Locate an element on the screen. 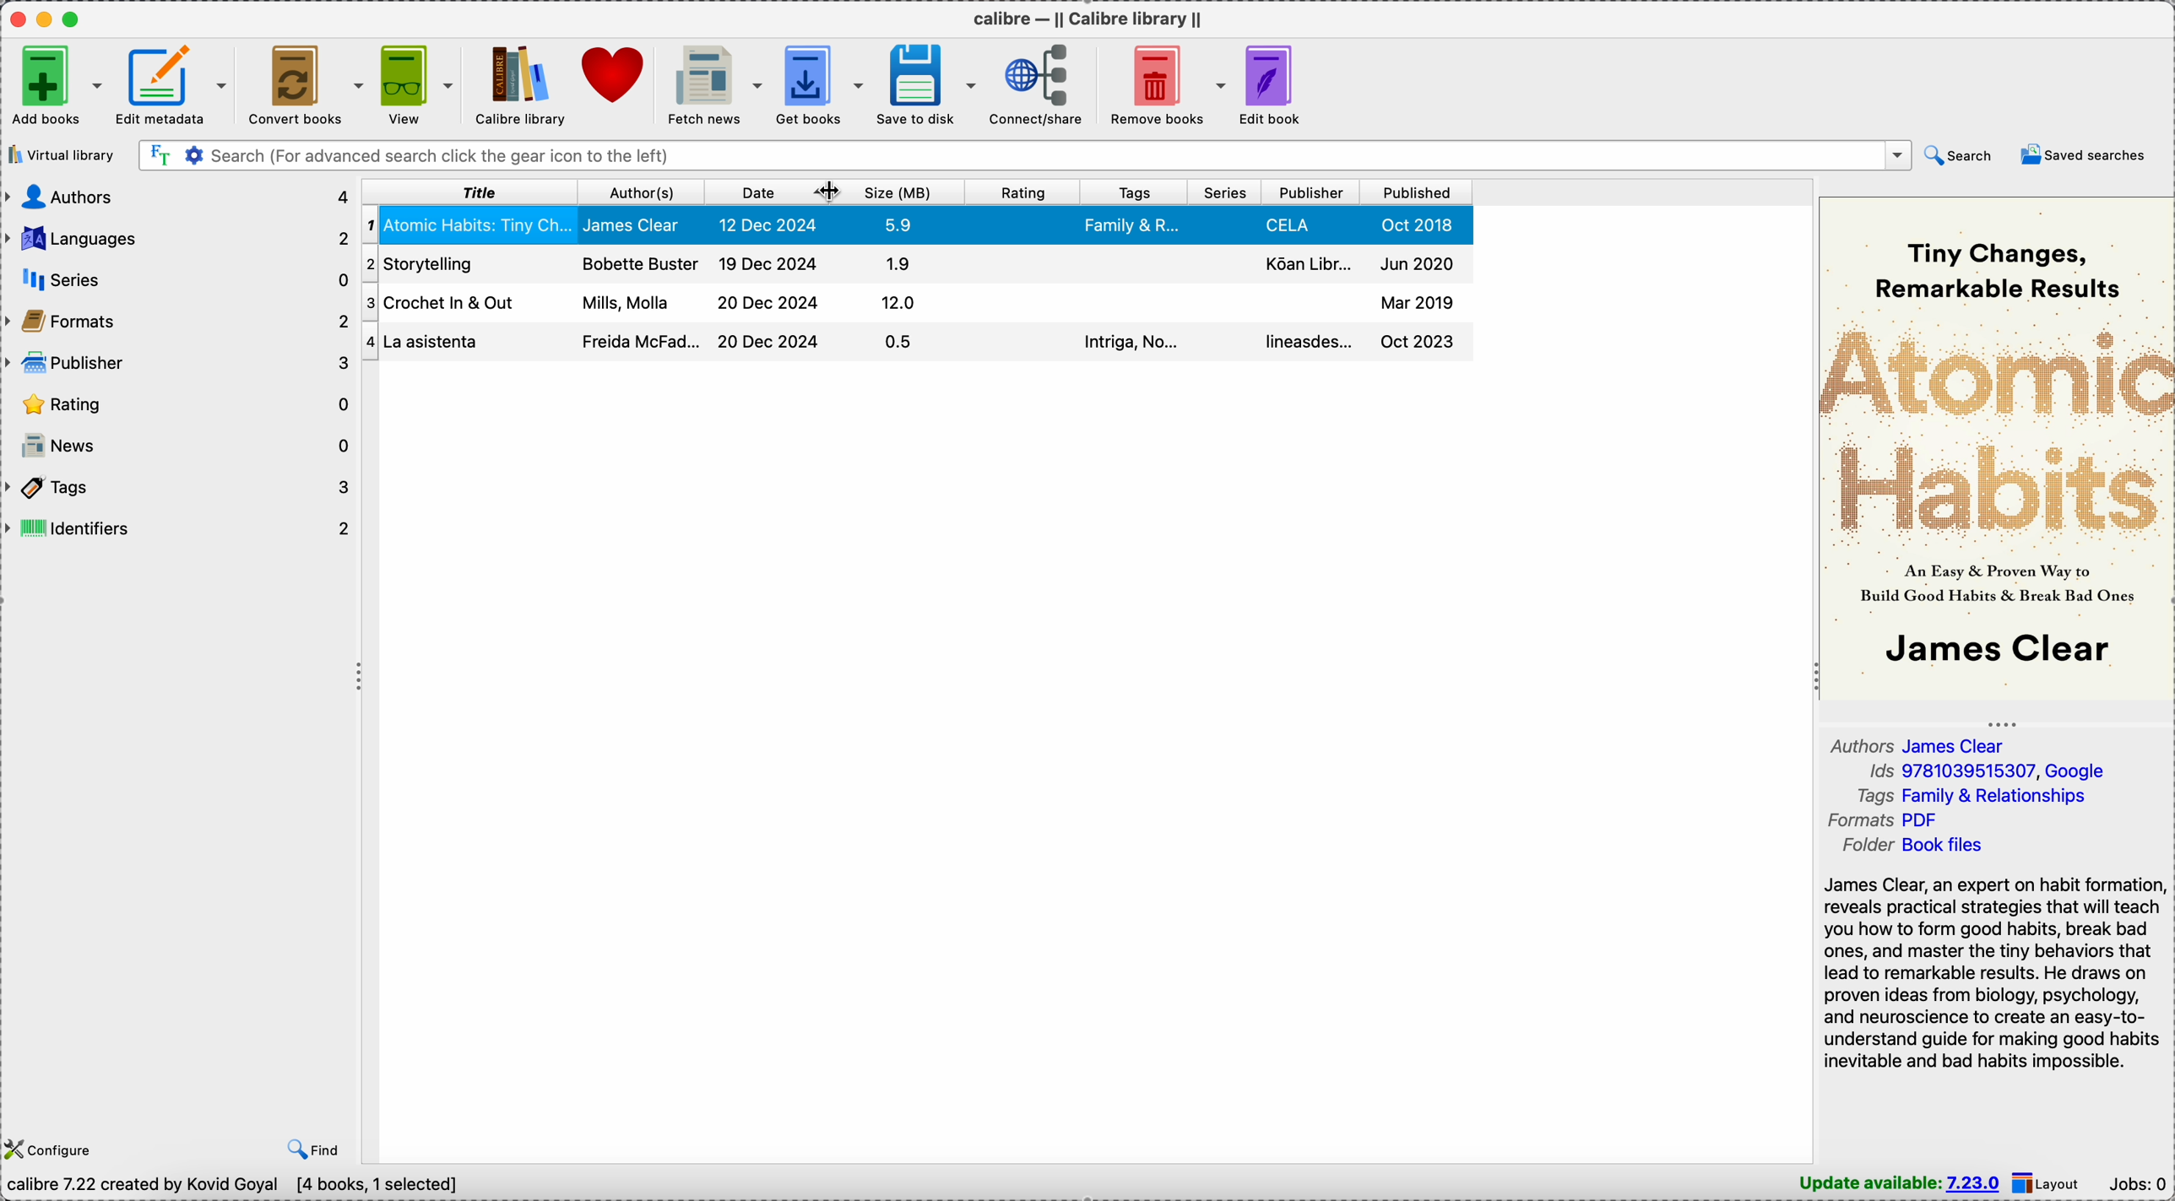 The width and height of the screenshot is (2175, 1201). tags is located at coordinates (181, 488).